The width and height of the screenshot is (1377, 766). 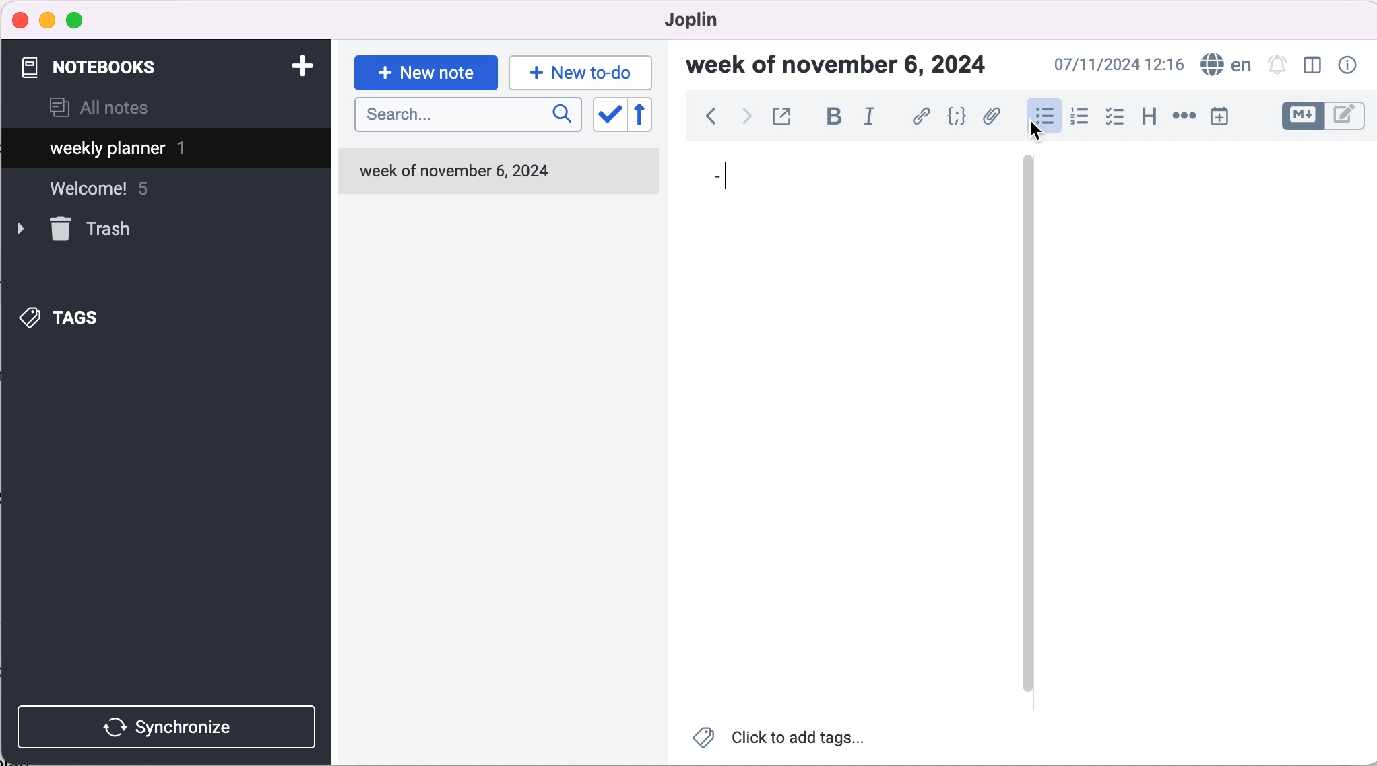 I want to click on heading, so click(x=1148, y=114).